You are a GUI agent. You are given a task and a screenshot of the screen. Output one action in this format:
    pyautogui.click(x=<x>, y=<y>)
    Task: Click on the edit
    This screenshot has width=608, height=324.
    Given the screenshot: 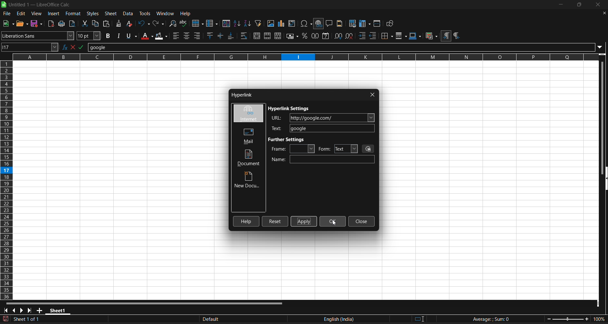 What is the action you would take?
    pyautogui.click(x=21, y=14)
    